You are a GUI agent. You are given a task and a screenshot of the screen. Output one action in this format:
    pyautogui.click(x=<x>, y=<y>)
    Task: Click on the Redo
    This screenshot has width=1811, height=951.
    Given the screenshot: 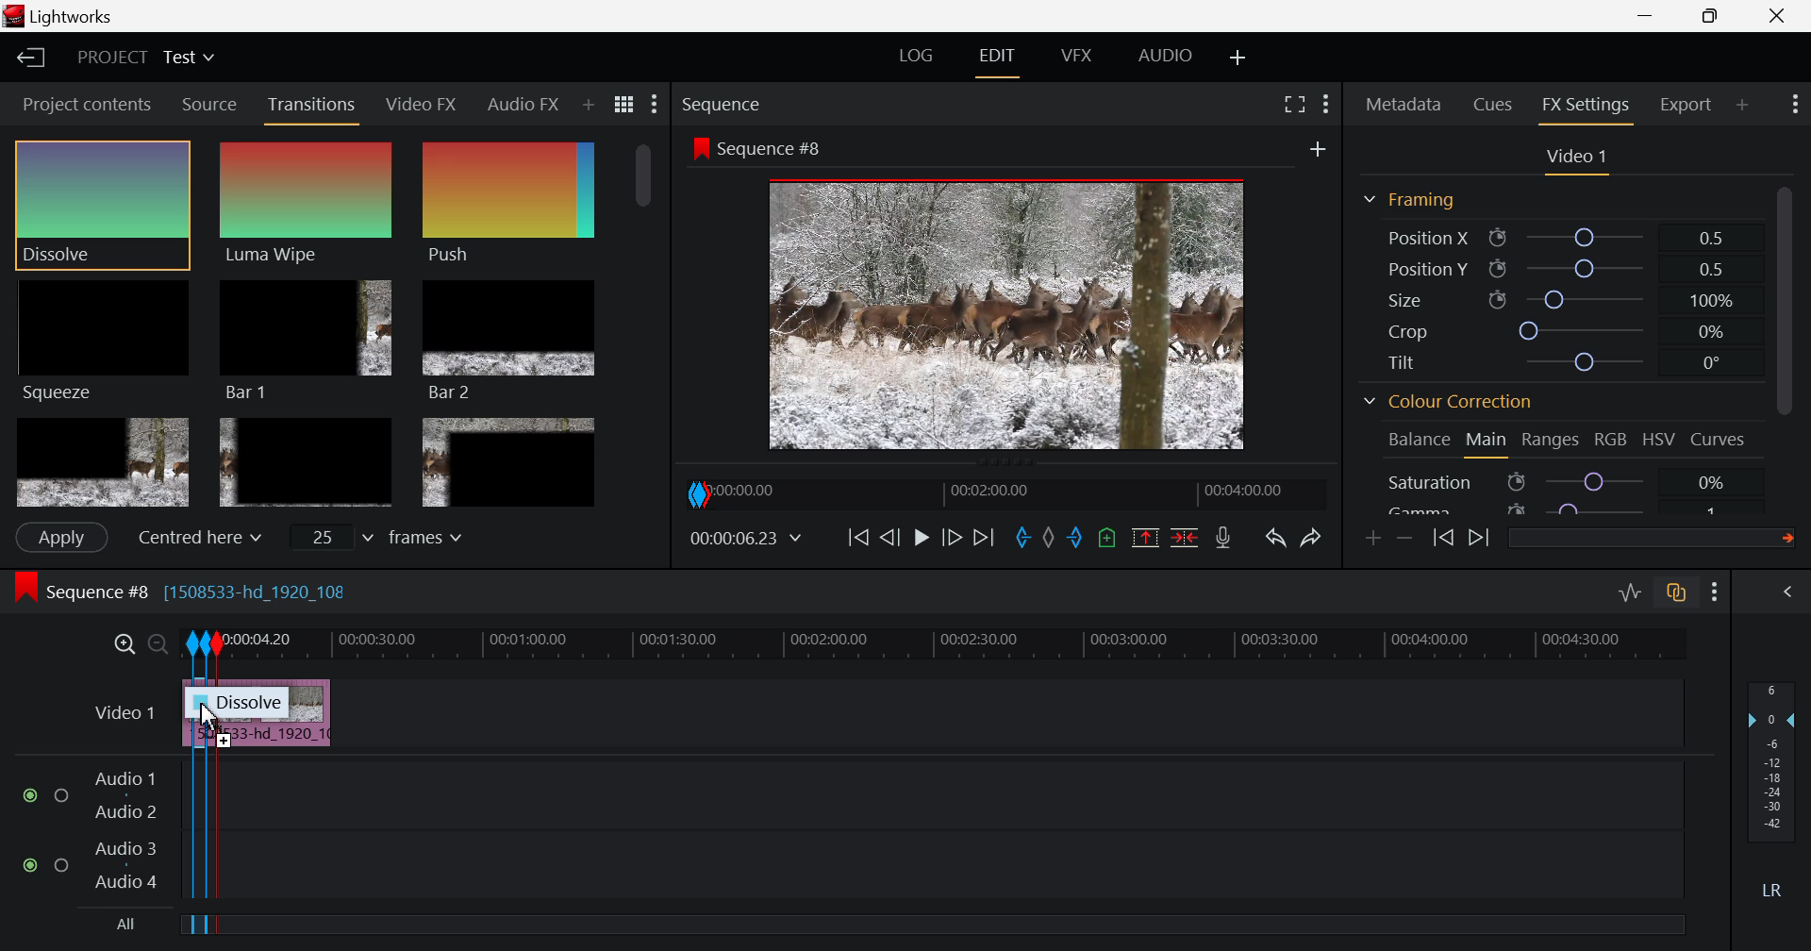 What is the action you would take?
    pyautogui.click(x=1313, y=533)
    